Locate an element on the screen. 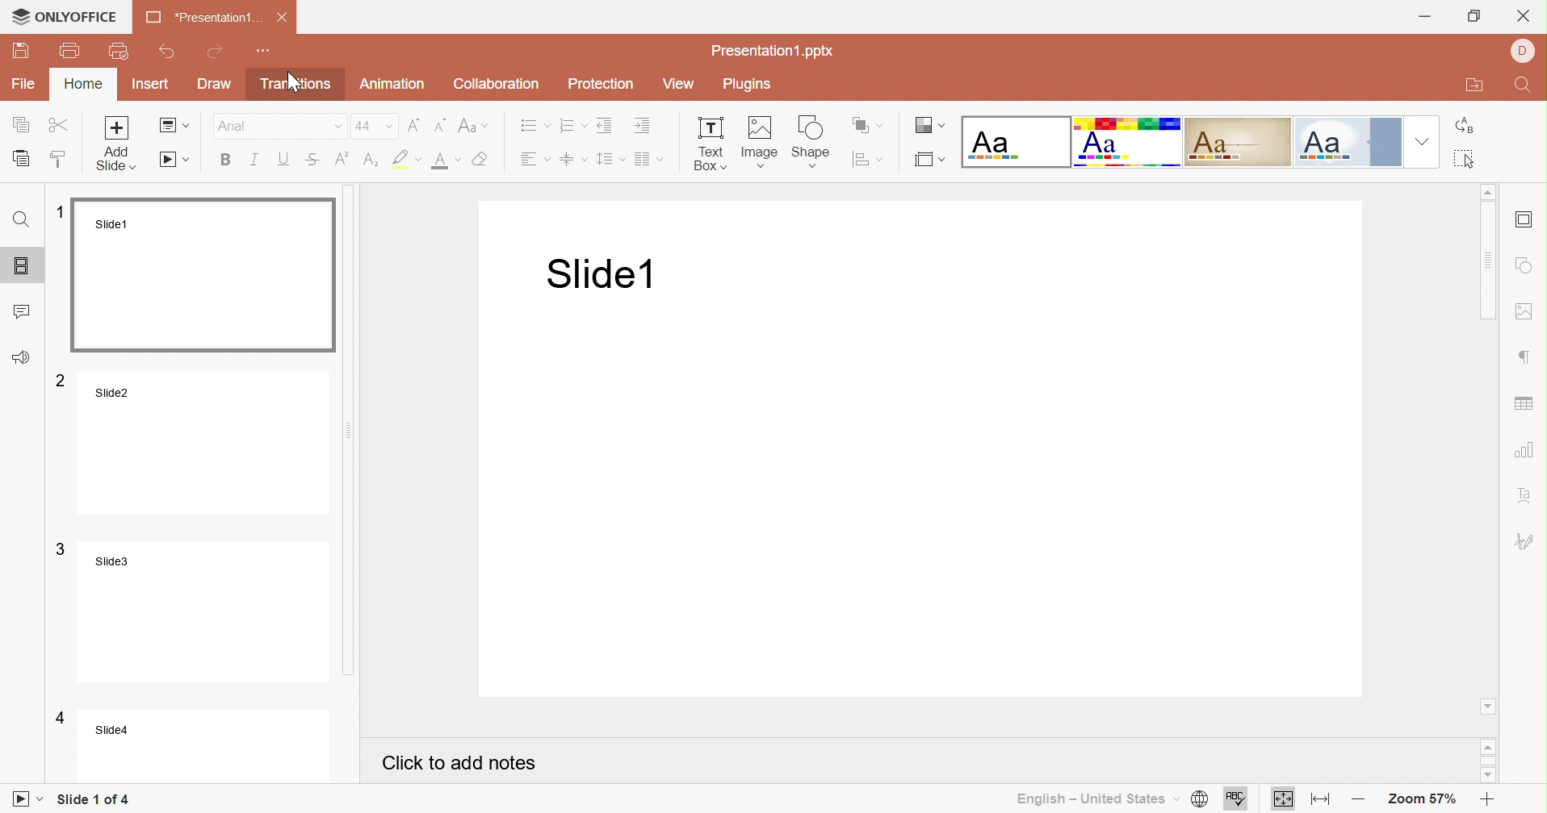 This screenshot has height=813, width=1547. Clear style is located at coordinates (484, 161).